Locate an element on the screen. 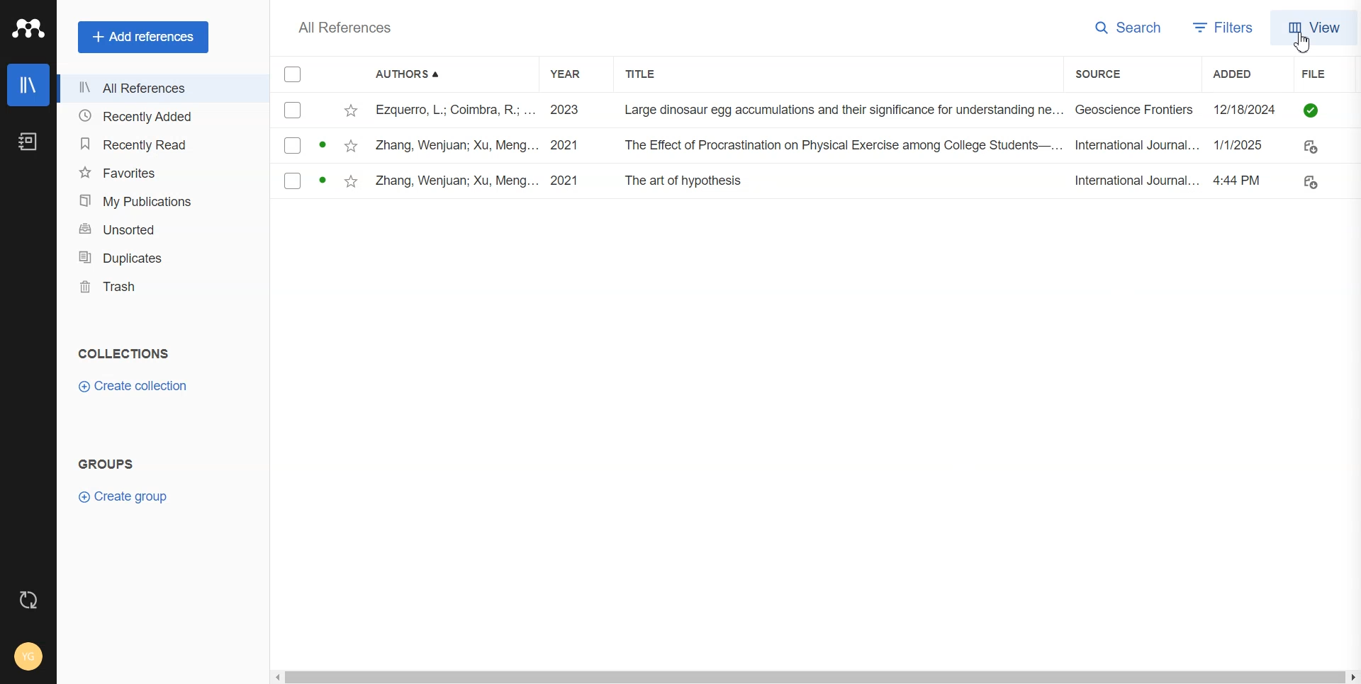 Image resolution: width=1361 pixels, height=684 pixels. Create Group is located at coordinates (126, 497).